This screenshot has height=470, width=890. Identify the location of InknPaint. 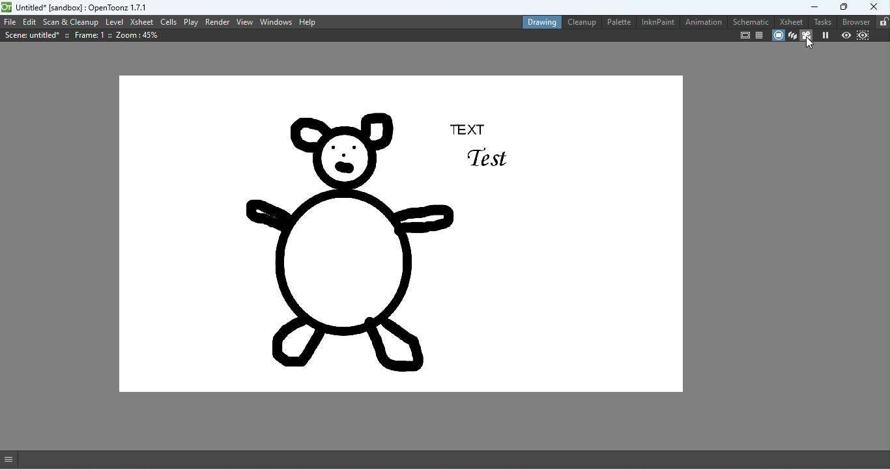
(658, 23).